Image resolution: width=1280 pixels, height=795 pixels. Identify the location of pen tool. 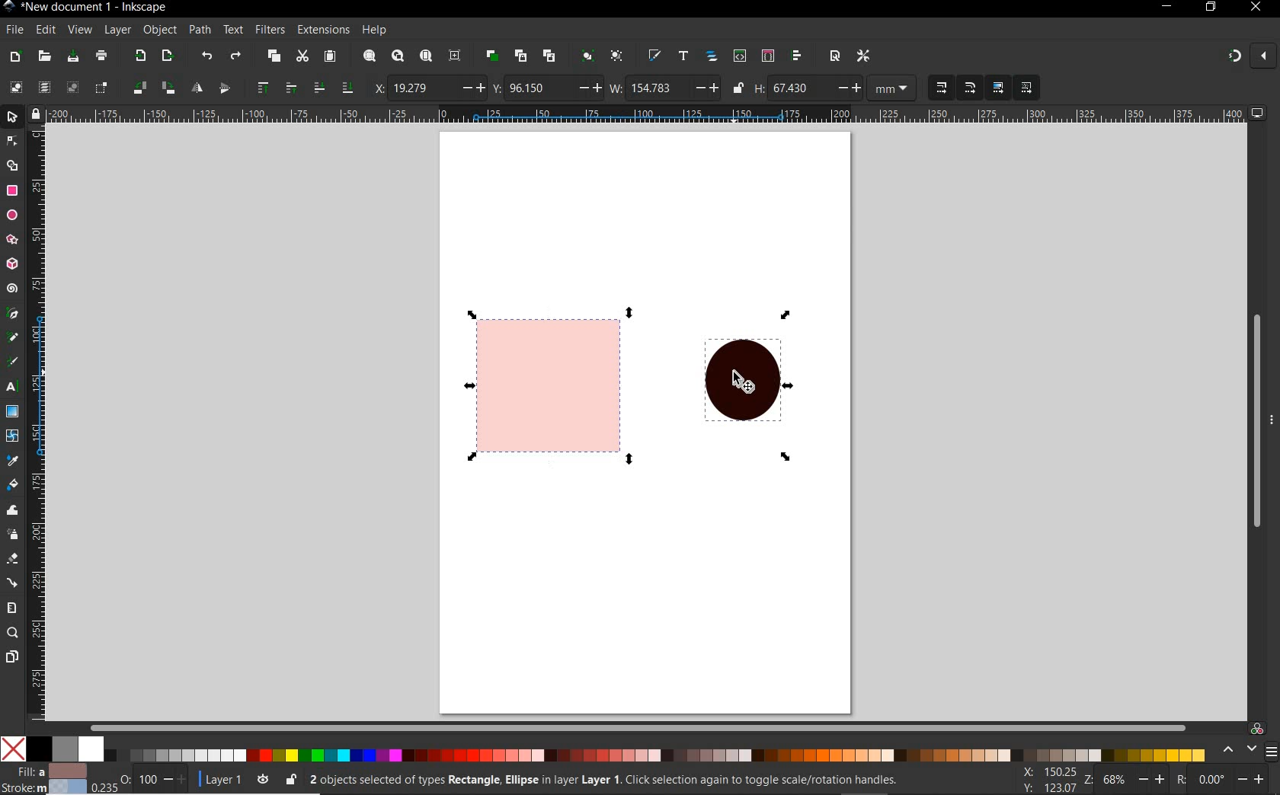
(11, 312).